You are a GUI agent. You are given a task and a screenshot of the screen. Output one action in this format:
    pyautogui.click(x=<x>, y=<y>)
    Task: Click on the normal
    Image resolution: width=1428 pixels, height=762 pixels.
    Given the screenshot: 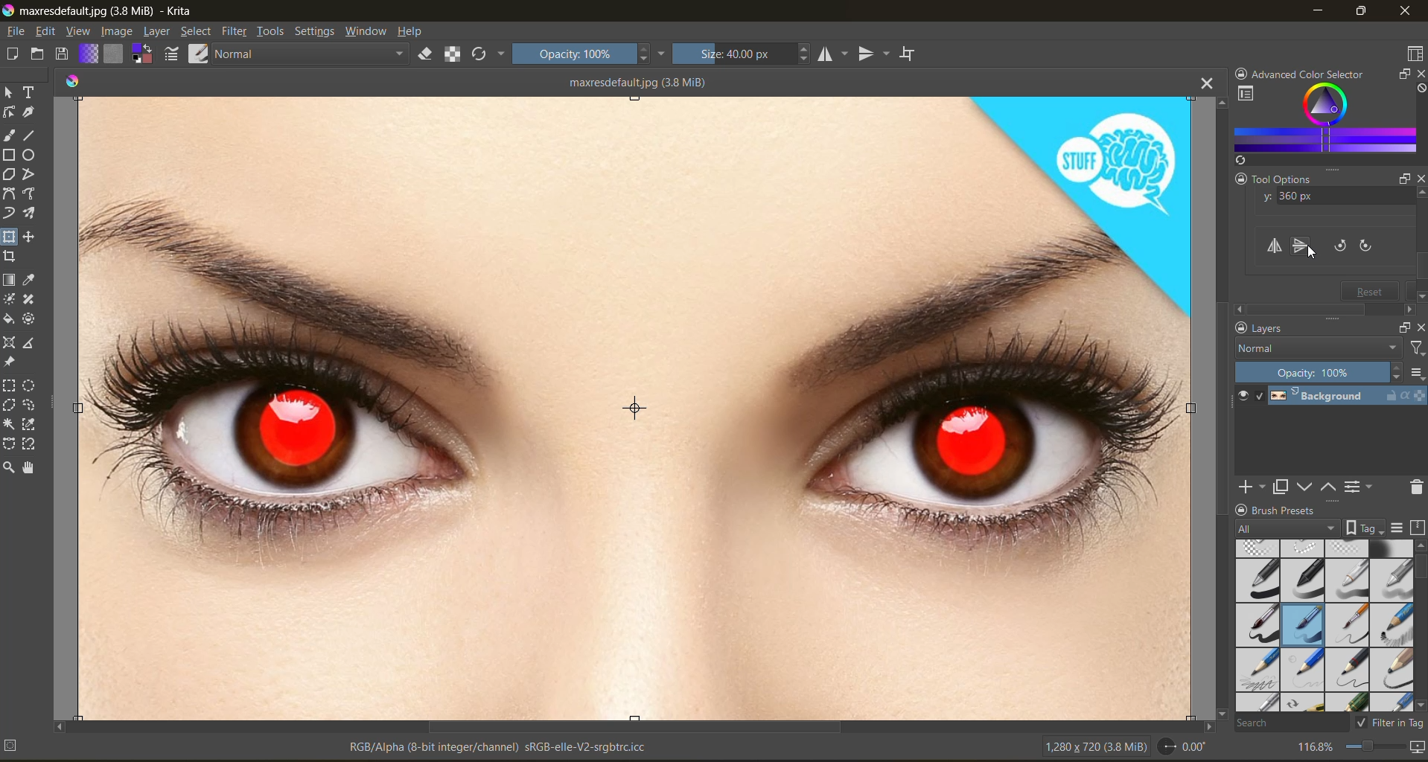 What is the action you would take?
    pyautogui.click(x=313, y=52)
    